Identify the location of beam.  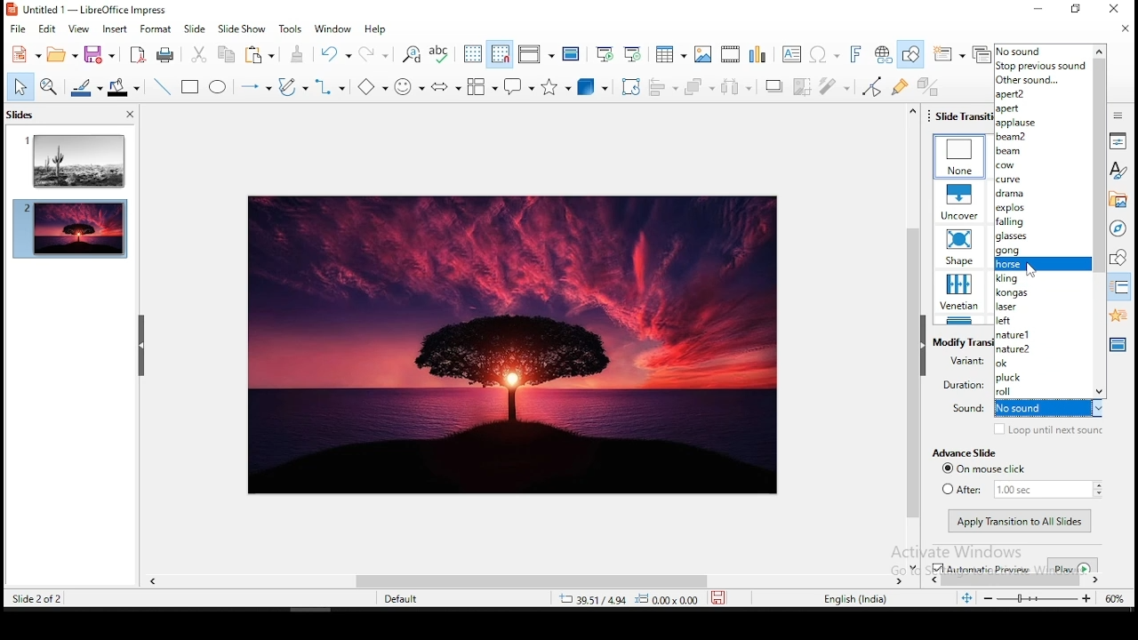
(1042, 151).